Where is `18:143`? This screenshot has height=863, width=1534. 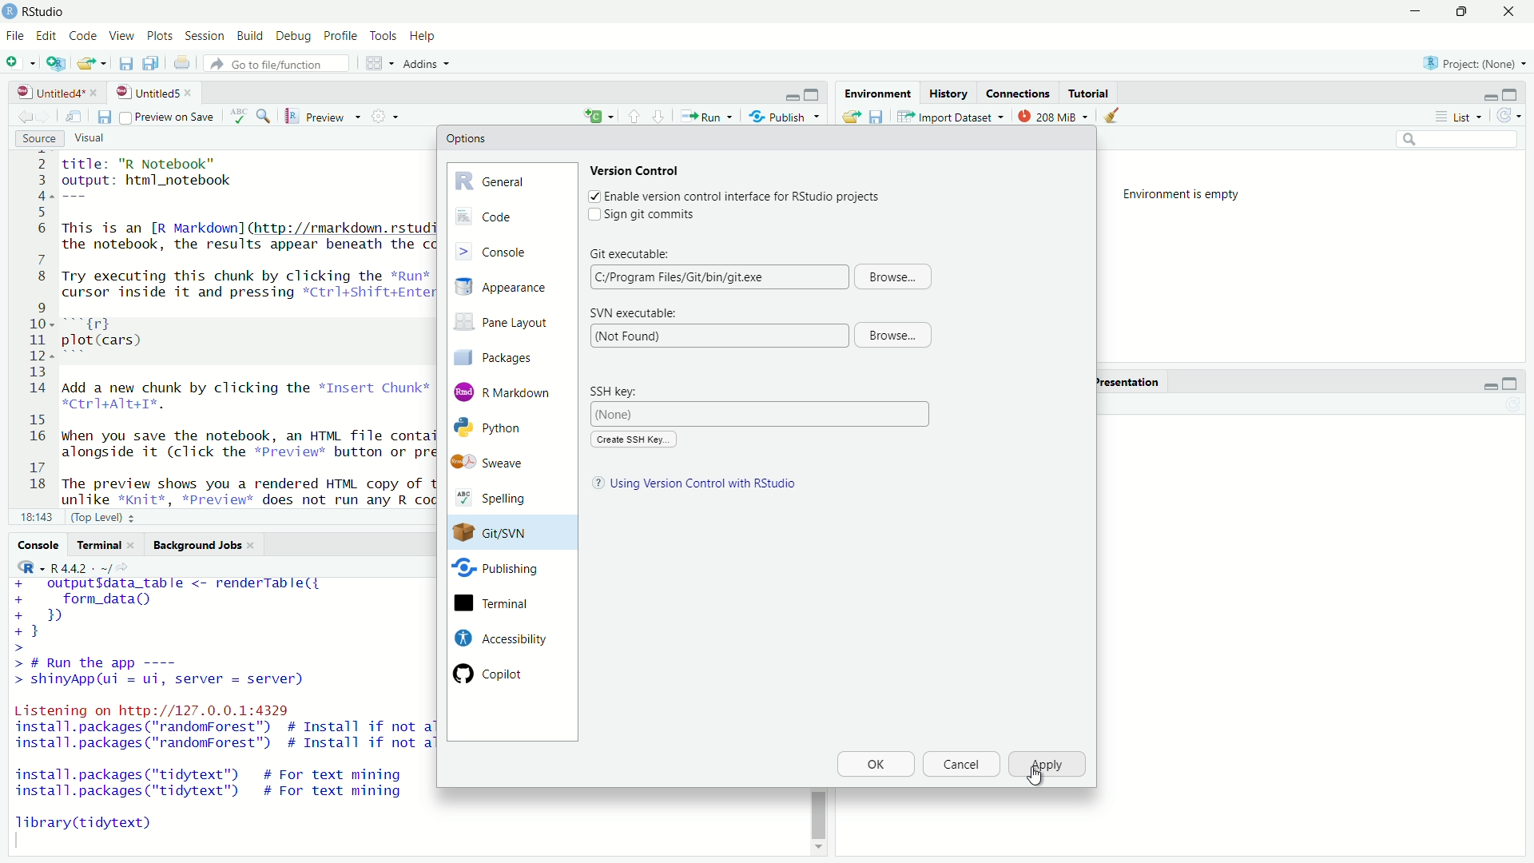 18:143 is located at coordinates (36, 516).